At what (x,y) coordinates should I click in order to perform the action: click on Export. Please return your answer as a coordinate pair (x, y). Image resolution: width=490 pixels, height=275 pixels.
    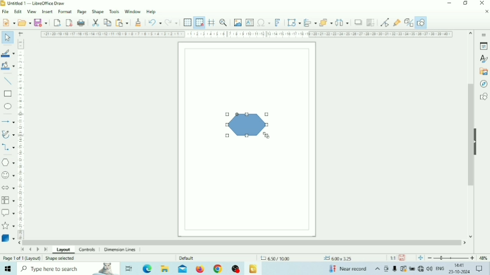
    Looking at the image, I should click on (57, 22).